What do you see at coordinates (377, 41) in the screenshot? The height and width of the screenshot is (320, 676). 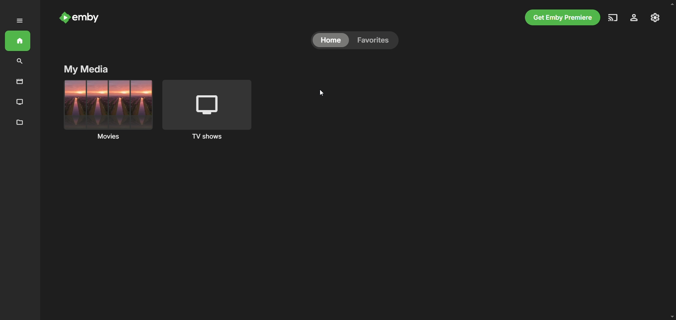 I see `favorite` at bounding box center [377, 41].